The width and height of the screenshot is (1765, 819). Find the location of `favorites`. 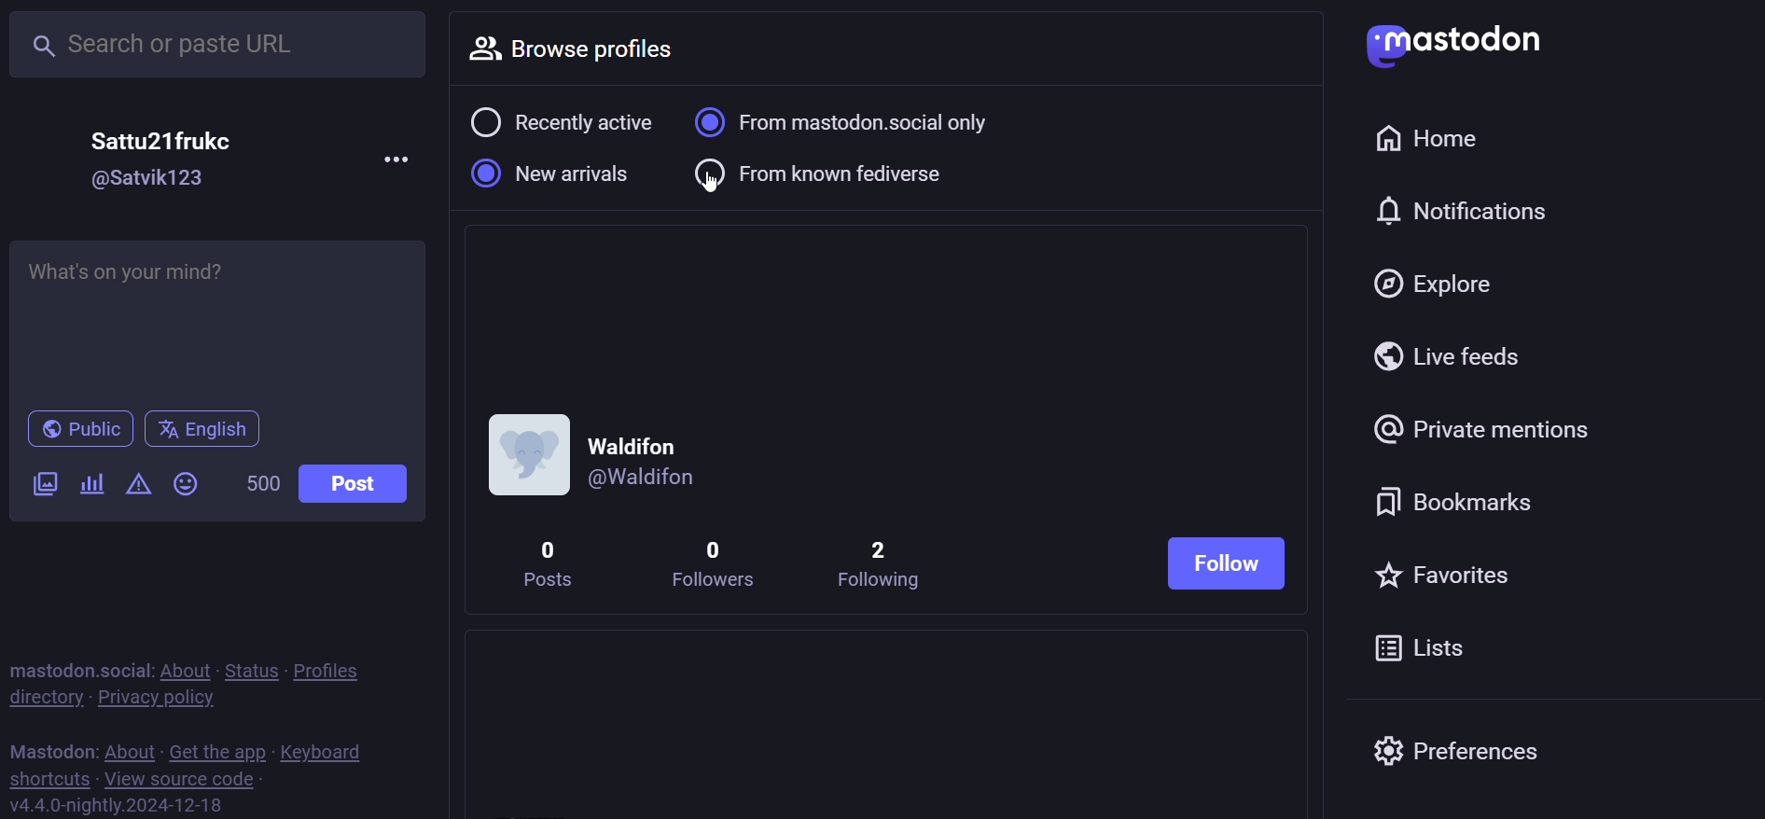

favorites is located at coordinates (1462, 571).